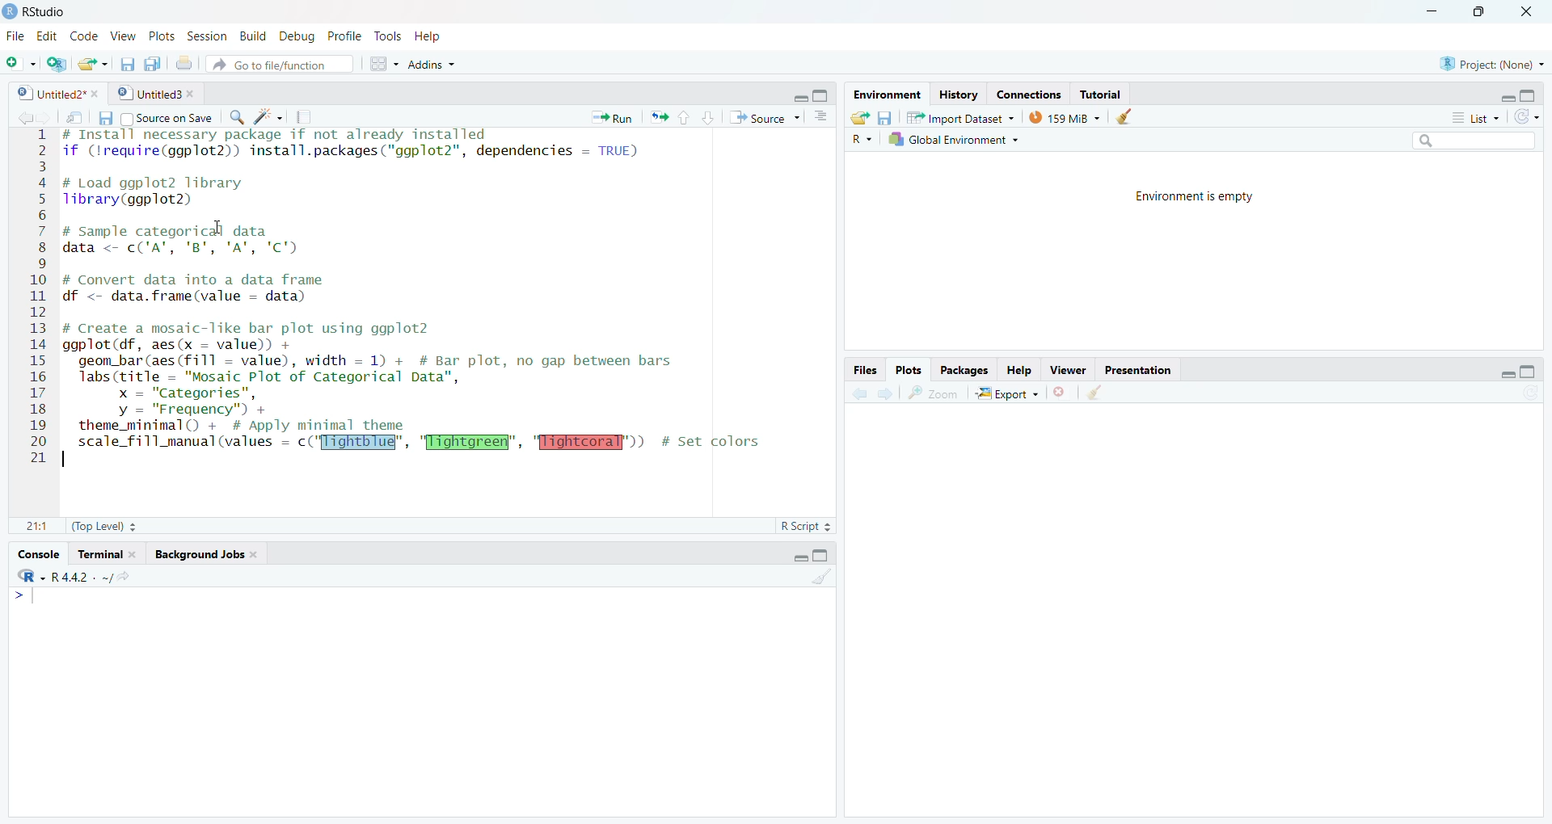  Describe the element at coordinates (14, 36) in the screenshot. I see `File` at that location.